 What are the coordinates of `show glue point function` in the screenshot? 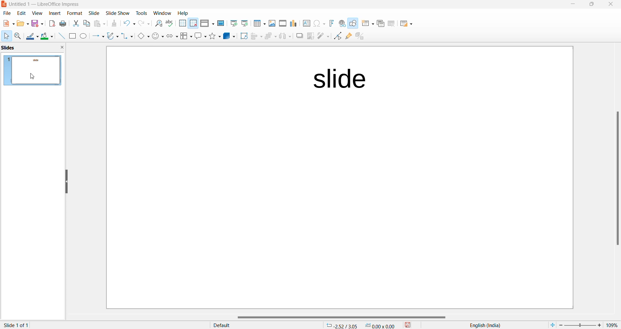 It's located at (349, 37).